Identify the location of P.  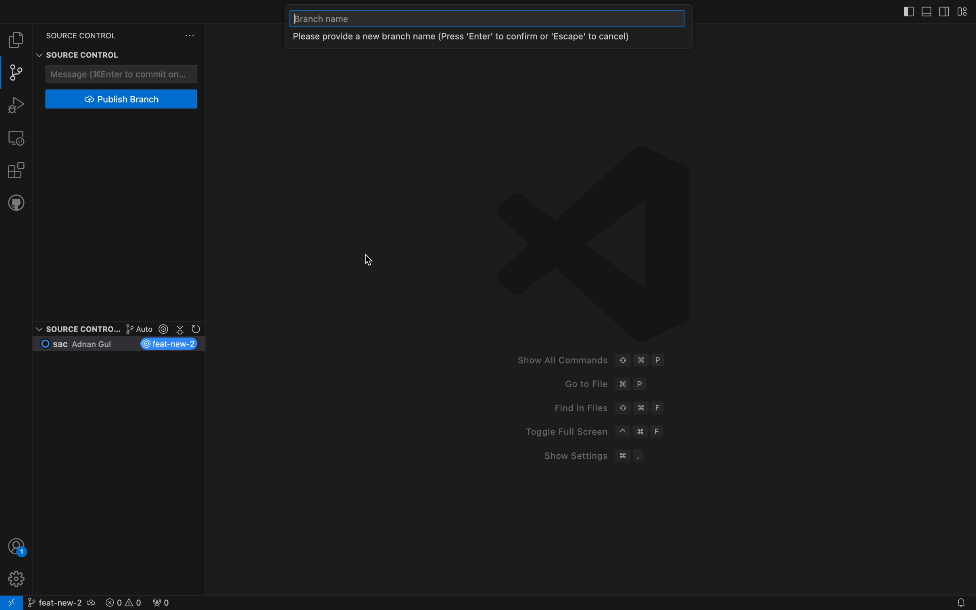
(660, 360).